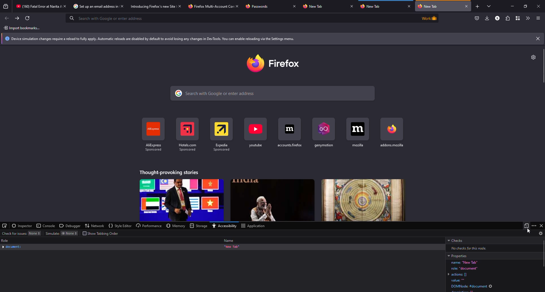 This screenshot has width=545, height=292. I want to click on Story banner, so click(182, 200).